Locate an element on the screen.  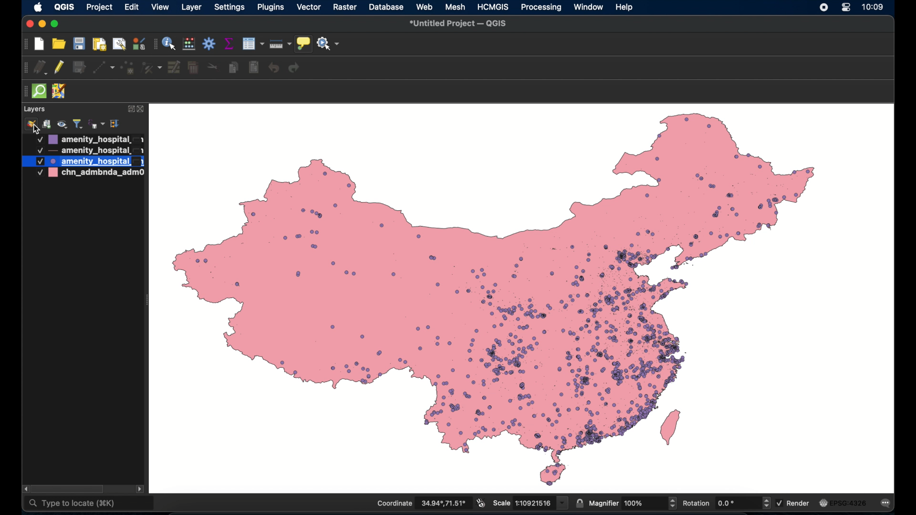
messages is located at coordinates (886, 503).